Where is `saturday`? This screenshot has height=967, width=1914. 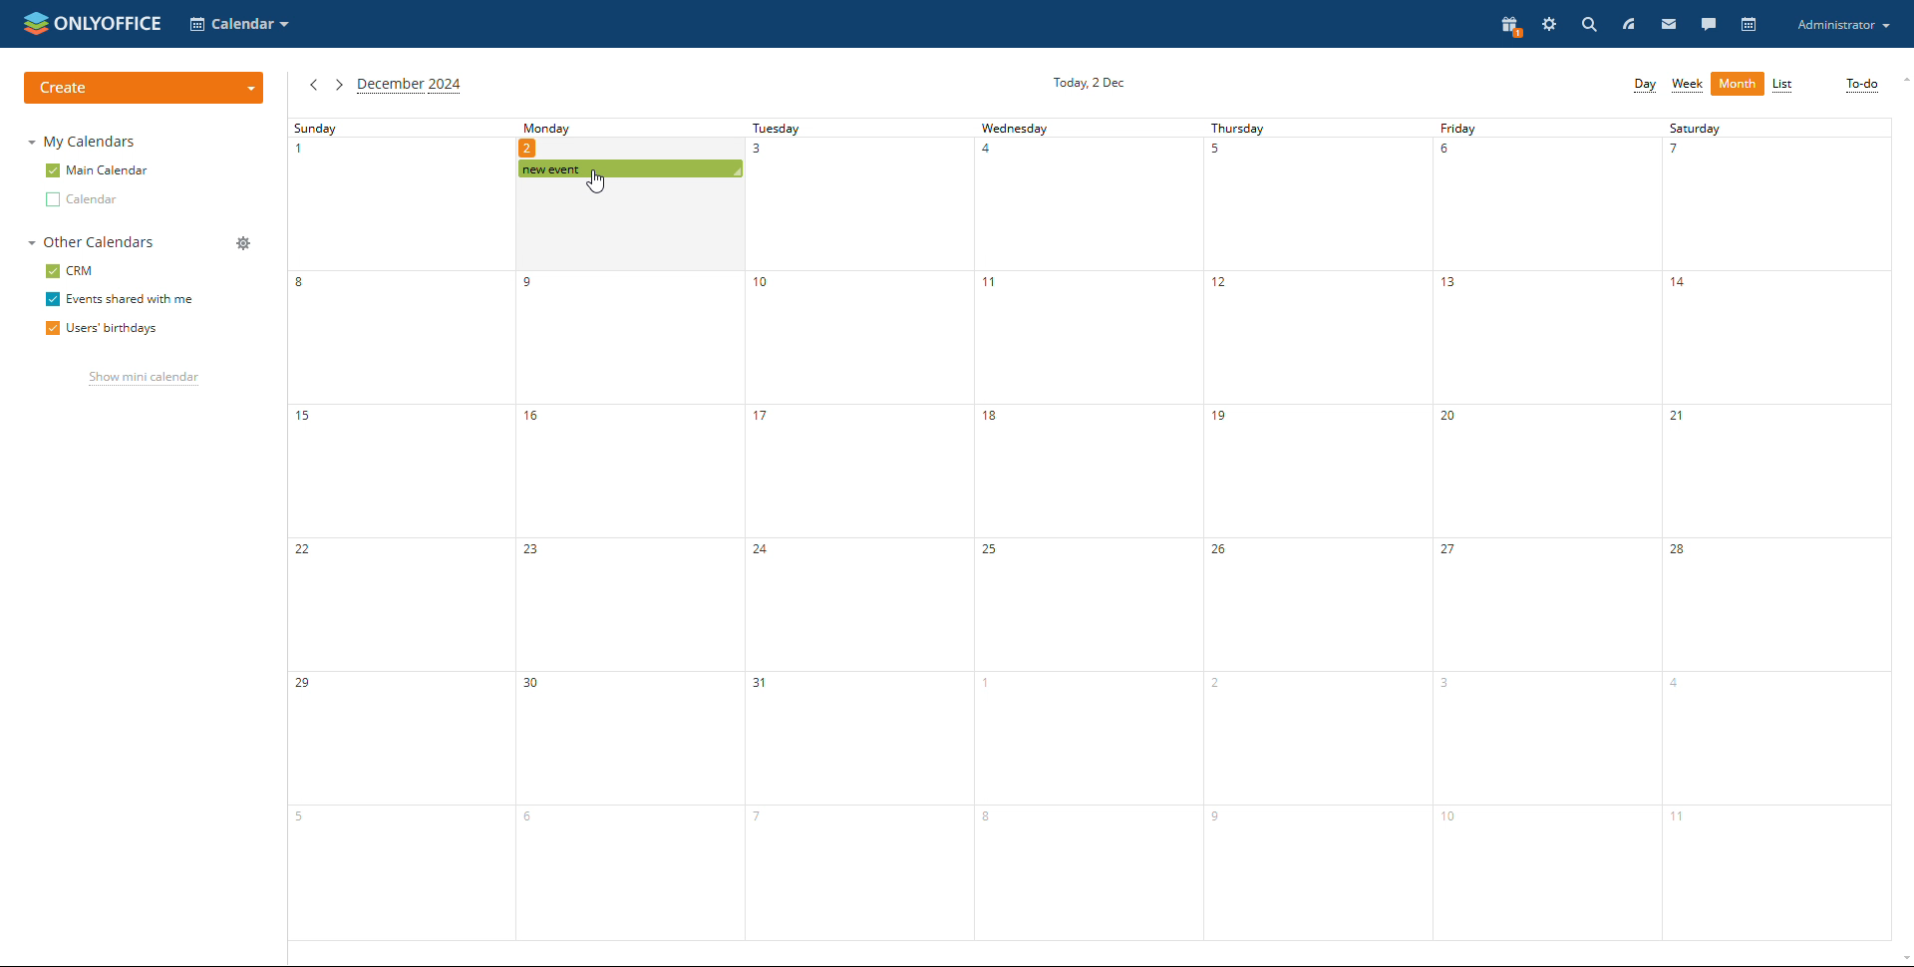
saturday is located at coordinates (1773, 529).